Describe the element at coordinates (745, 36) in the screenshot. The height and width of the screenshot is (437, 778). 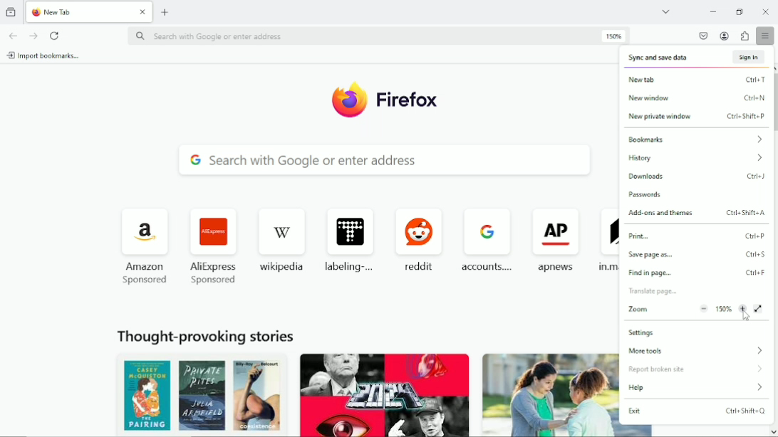
I see `extensions` at that location.